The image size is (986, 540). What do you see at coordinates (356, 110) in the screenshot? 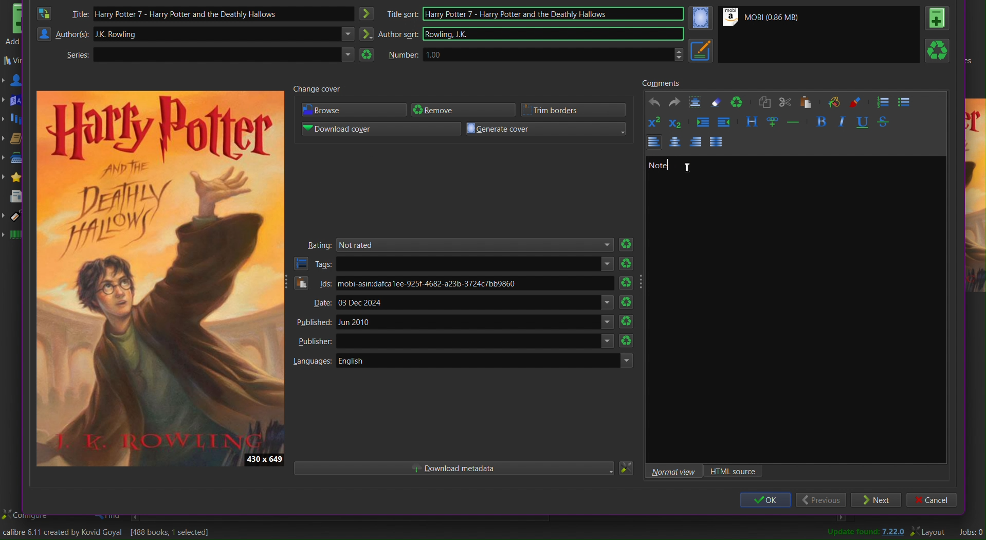
I see `Browse` at bounding box center [356, 110].